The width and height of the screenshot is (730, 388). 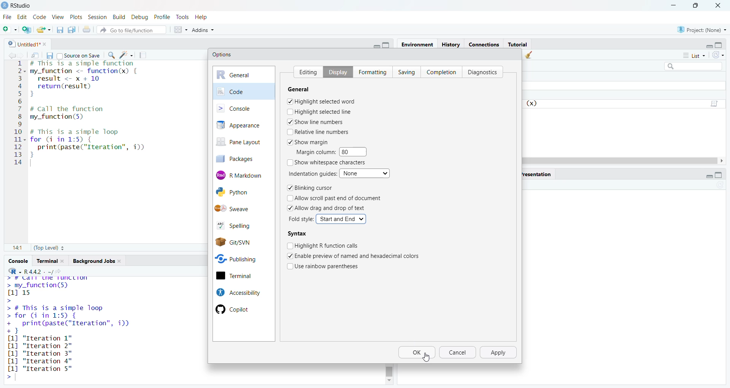 I want to click on Python, so click(x=241, y=192).